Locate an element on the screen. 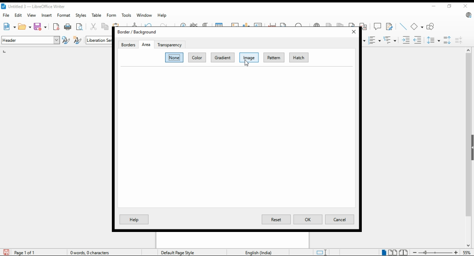 The height and width of the screenshot is (256, 474). set line spacing is located at coordinates (434, 40).